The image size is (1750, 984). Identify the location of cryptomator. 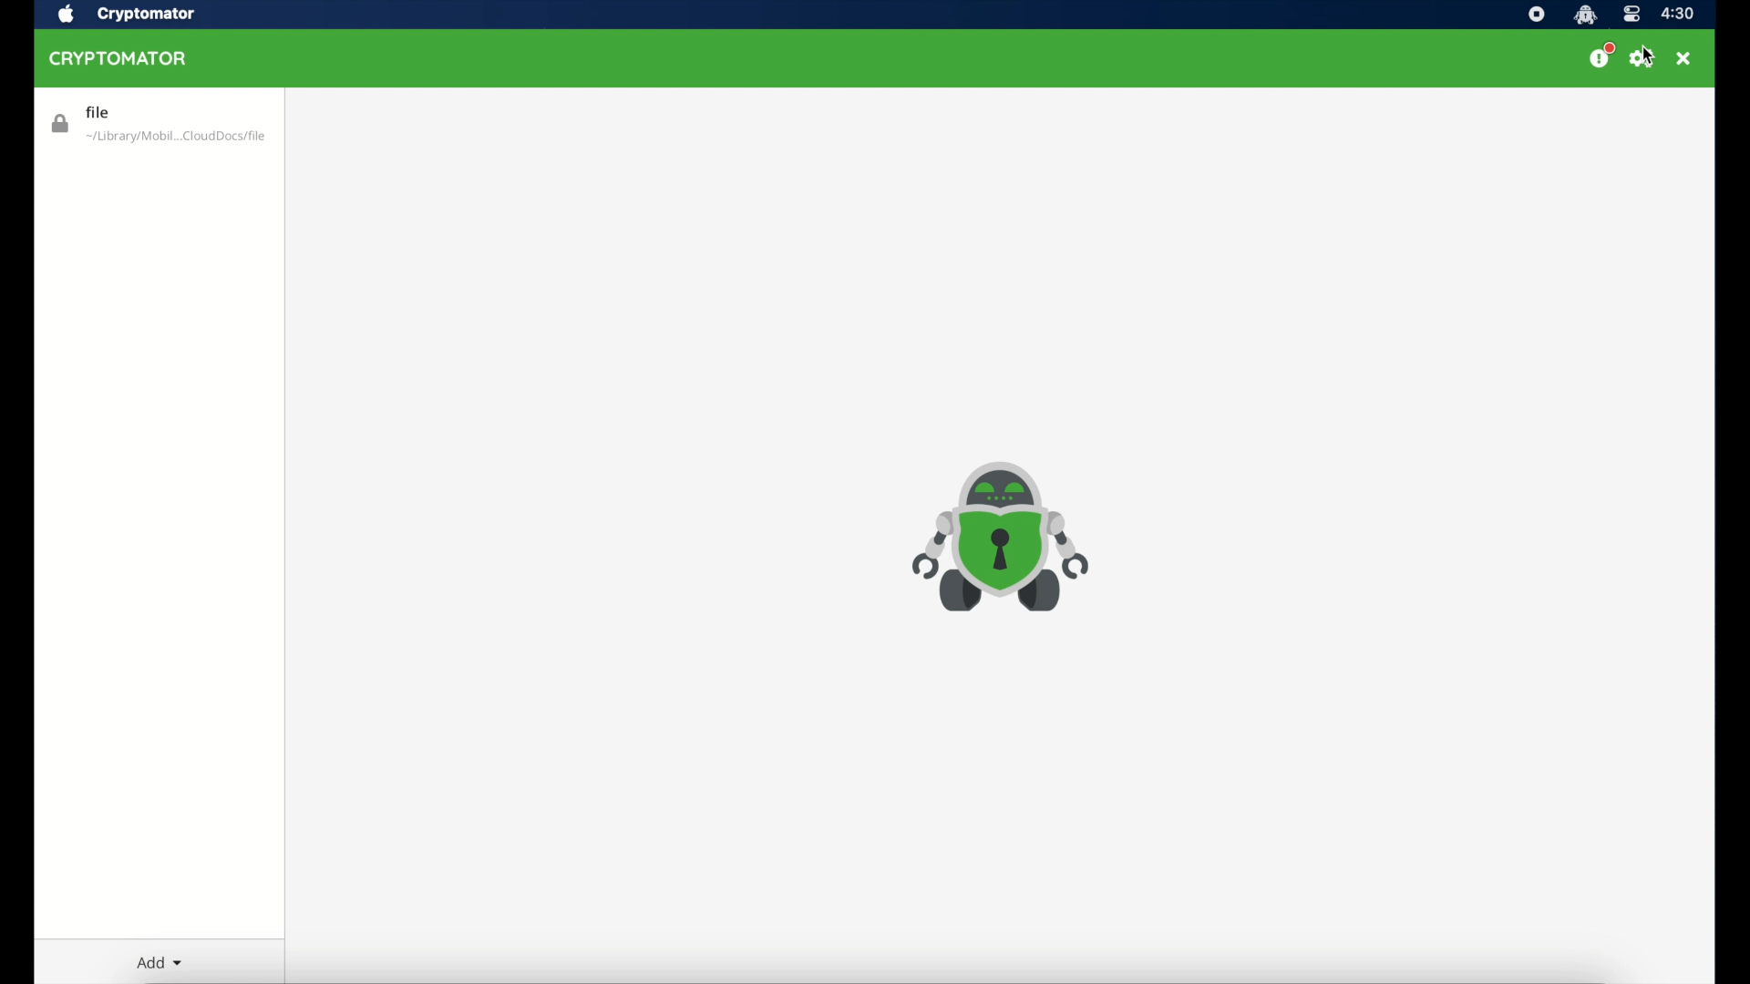
(120, 58).